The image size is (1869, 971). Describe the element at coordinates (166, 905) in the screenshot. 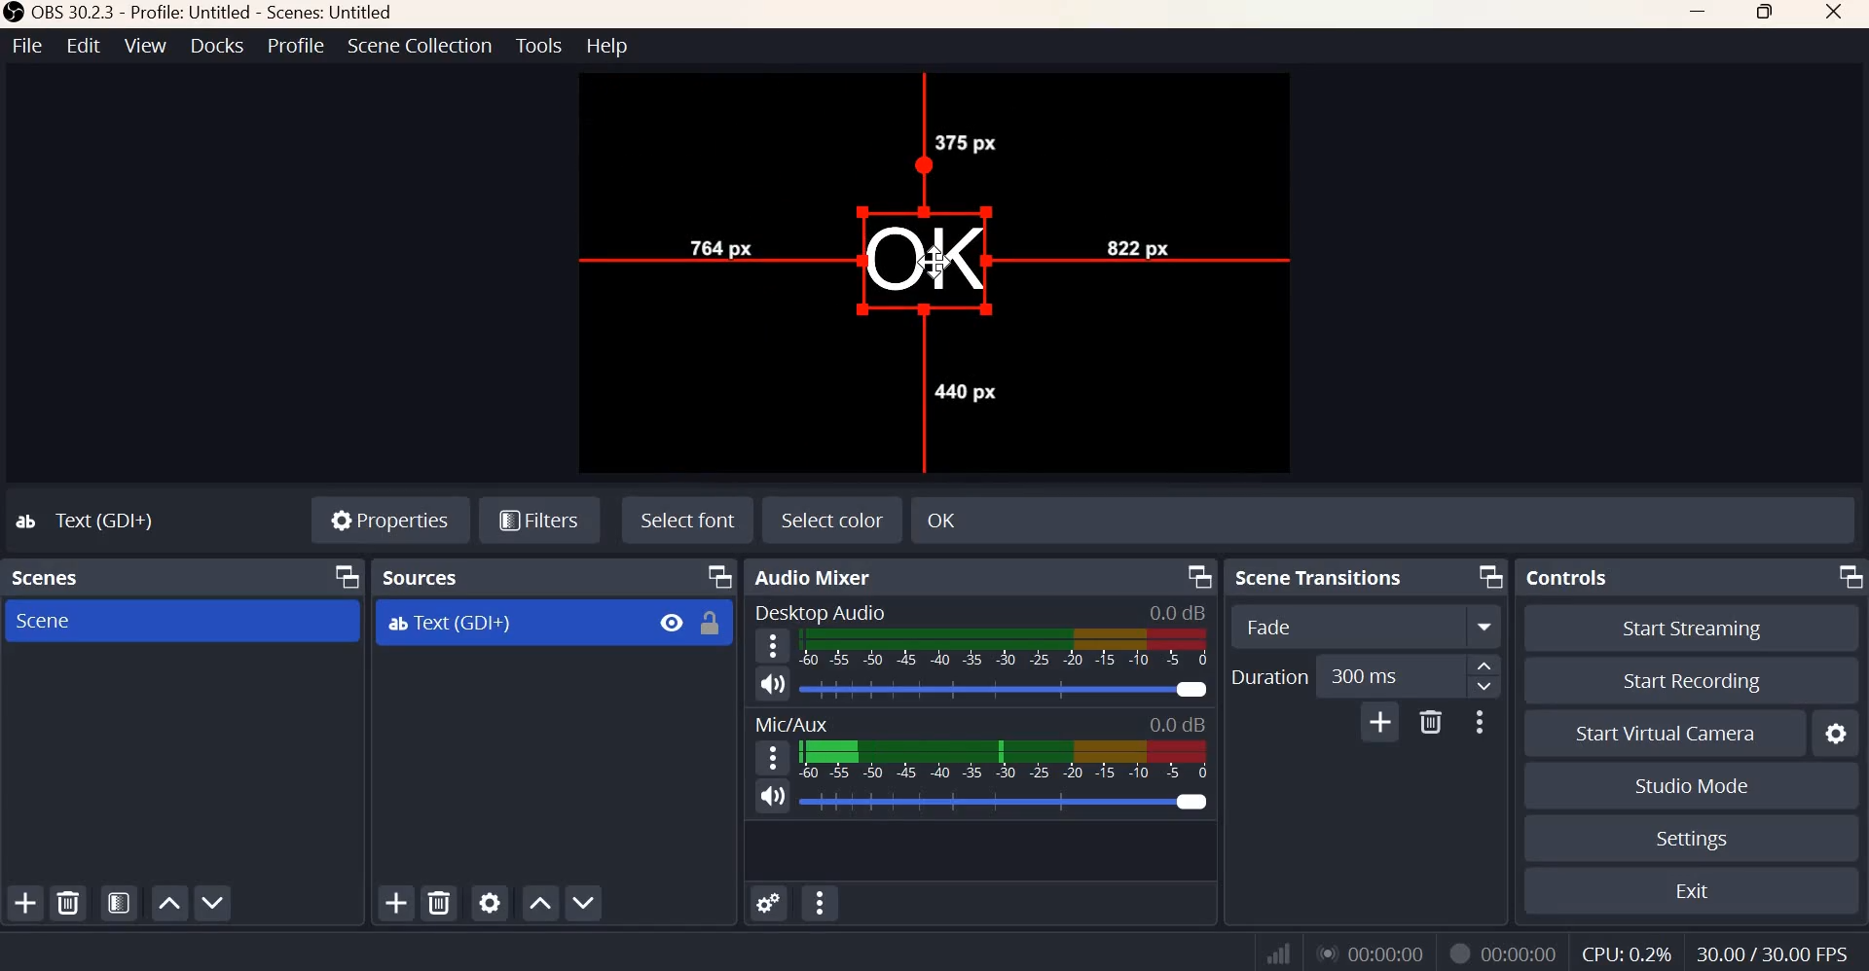

I see `Move scene up` at that location.